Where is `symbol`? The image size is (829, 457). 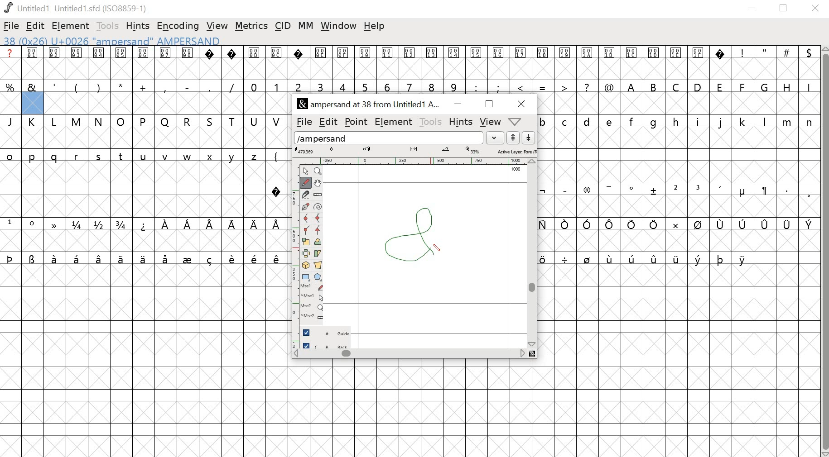
symbol is located at coordinates (543, 190).